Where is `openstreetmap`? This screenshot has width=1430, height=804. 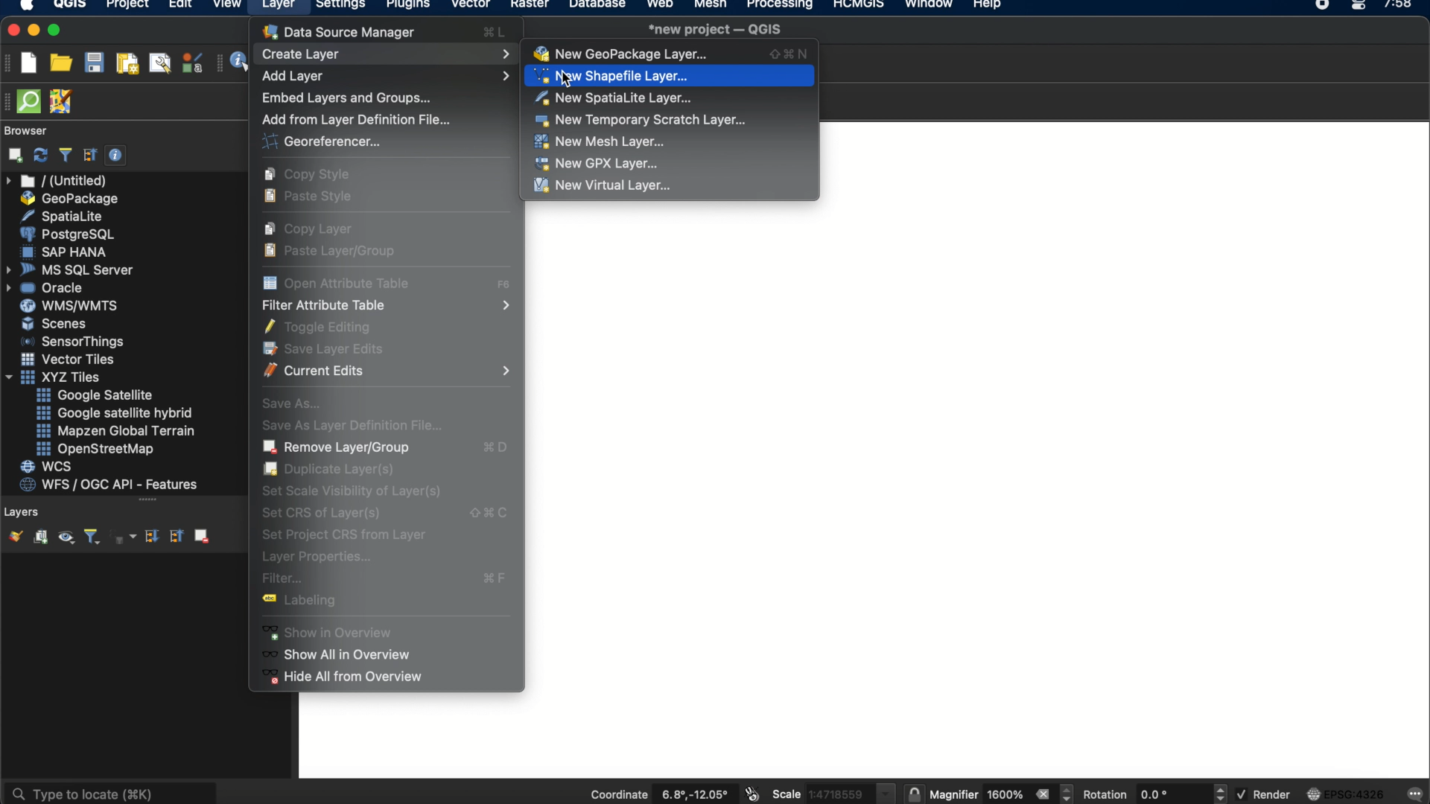 openstreetmap is located at coordinates (95, 450).